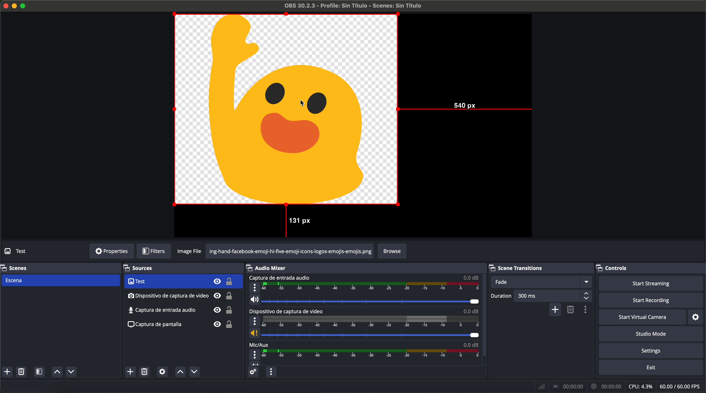 This screenshot has height=393, width=706. Describe the element at coordinates (296, 223) in the screenshot. I see `131 px distance` at that location.